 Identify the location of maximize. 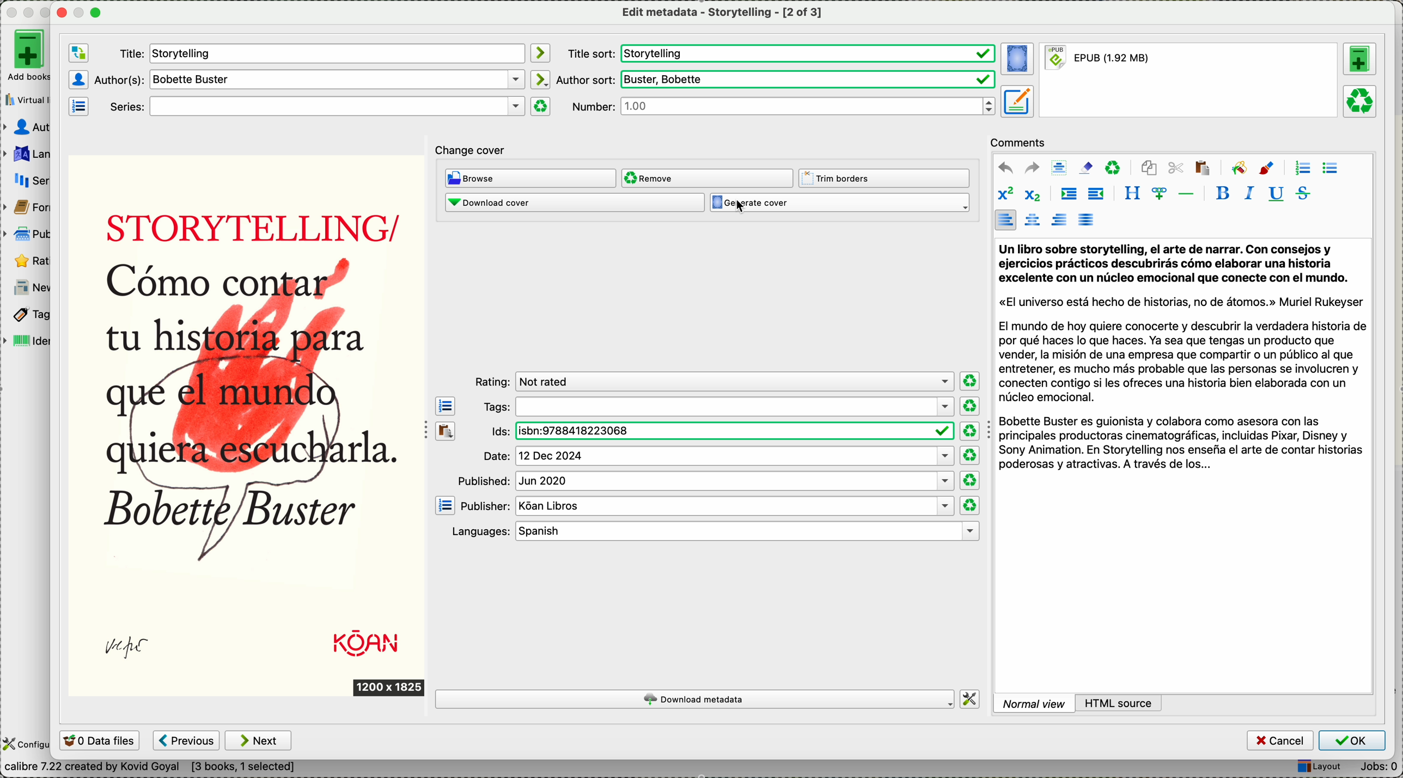
(96, 14).